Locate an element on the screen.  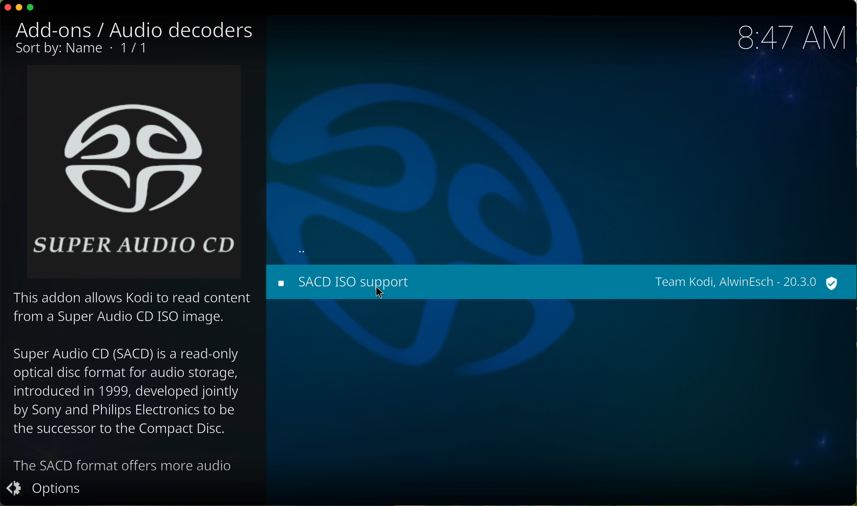
minimize is located at coordinates (20, 7).